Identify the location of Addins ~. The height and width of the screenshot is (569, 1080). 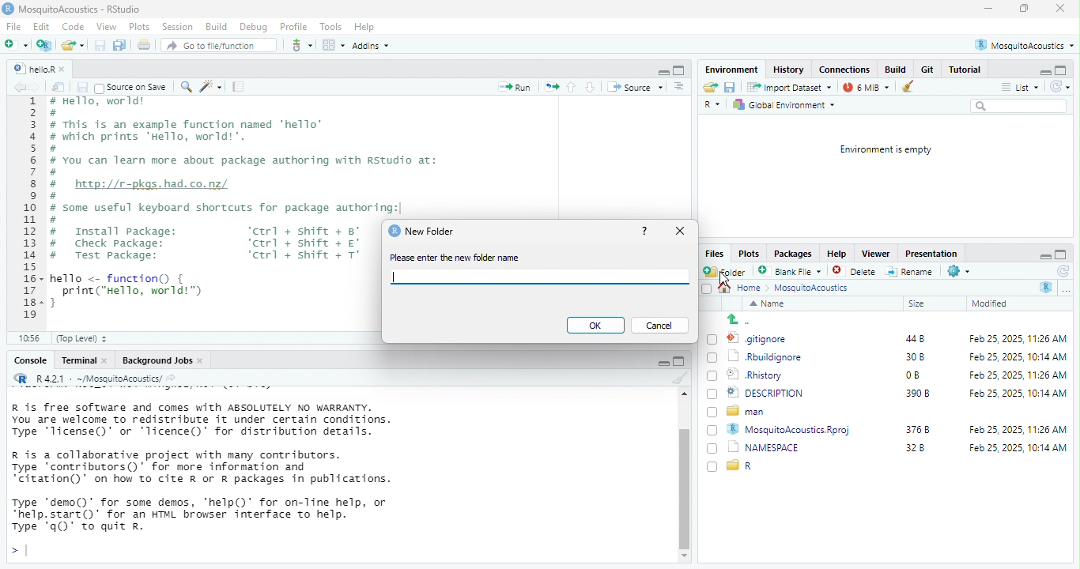
(374, 46).